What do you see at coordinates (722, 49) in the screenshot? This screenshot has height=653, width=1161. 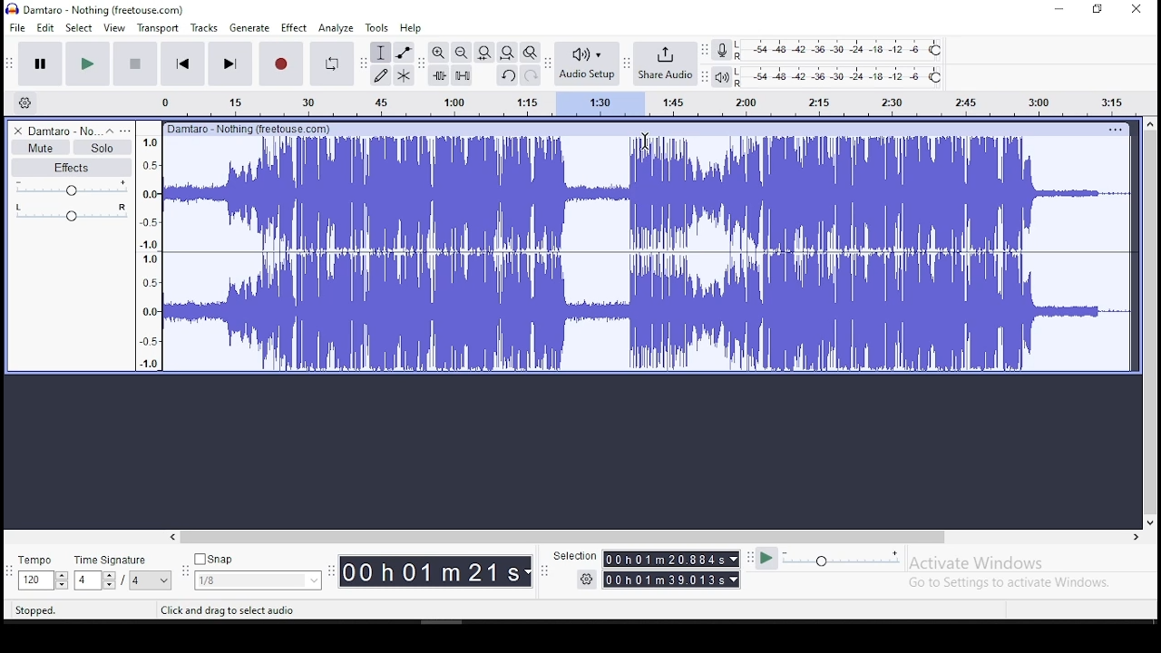 I see `record meter` at bounding box center [722, 49].